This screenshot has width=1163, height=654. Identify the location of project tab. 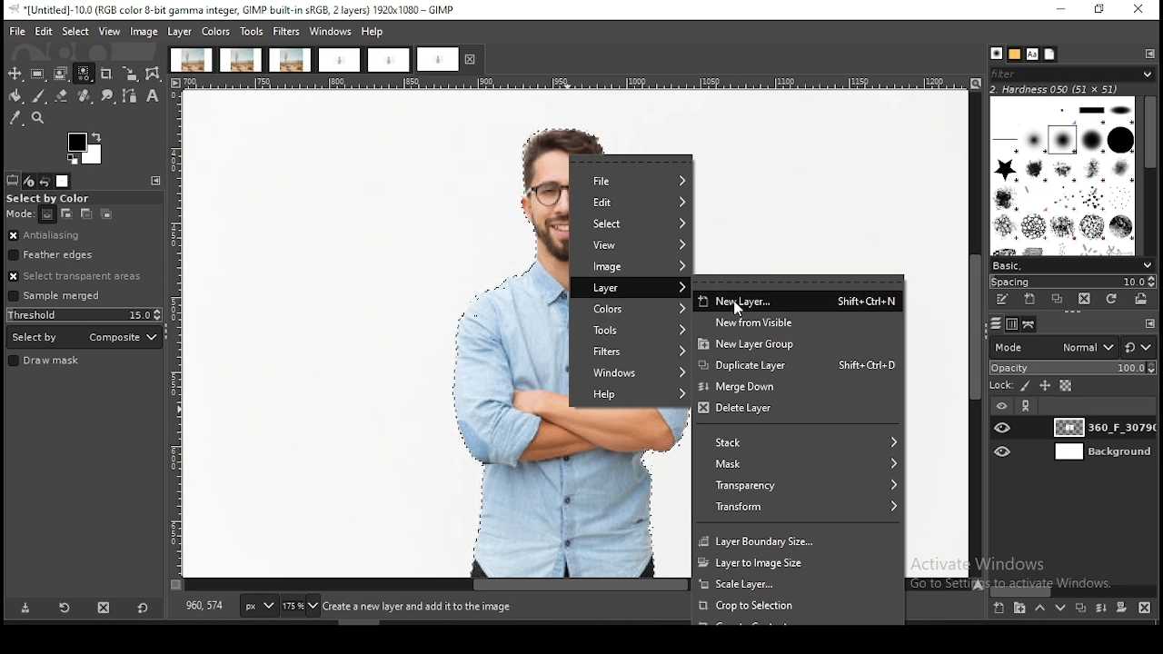
(242, 60).